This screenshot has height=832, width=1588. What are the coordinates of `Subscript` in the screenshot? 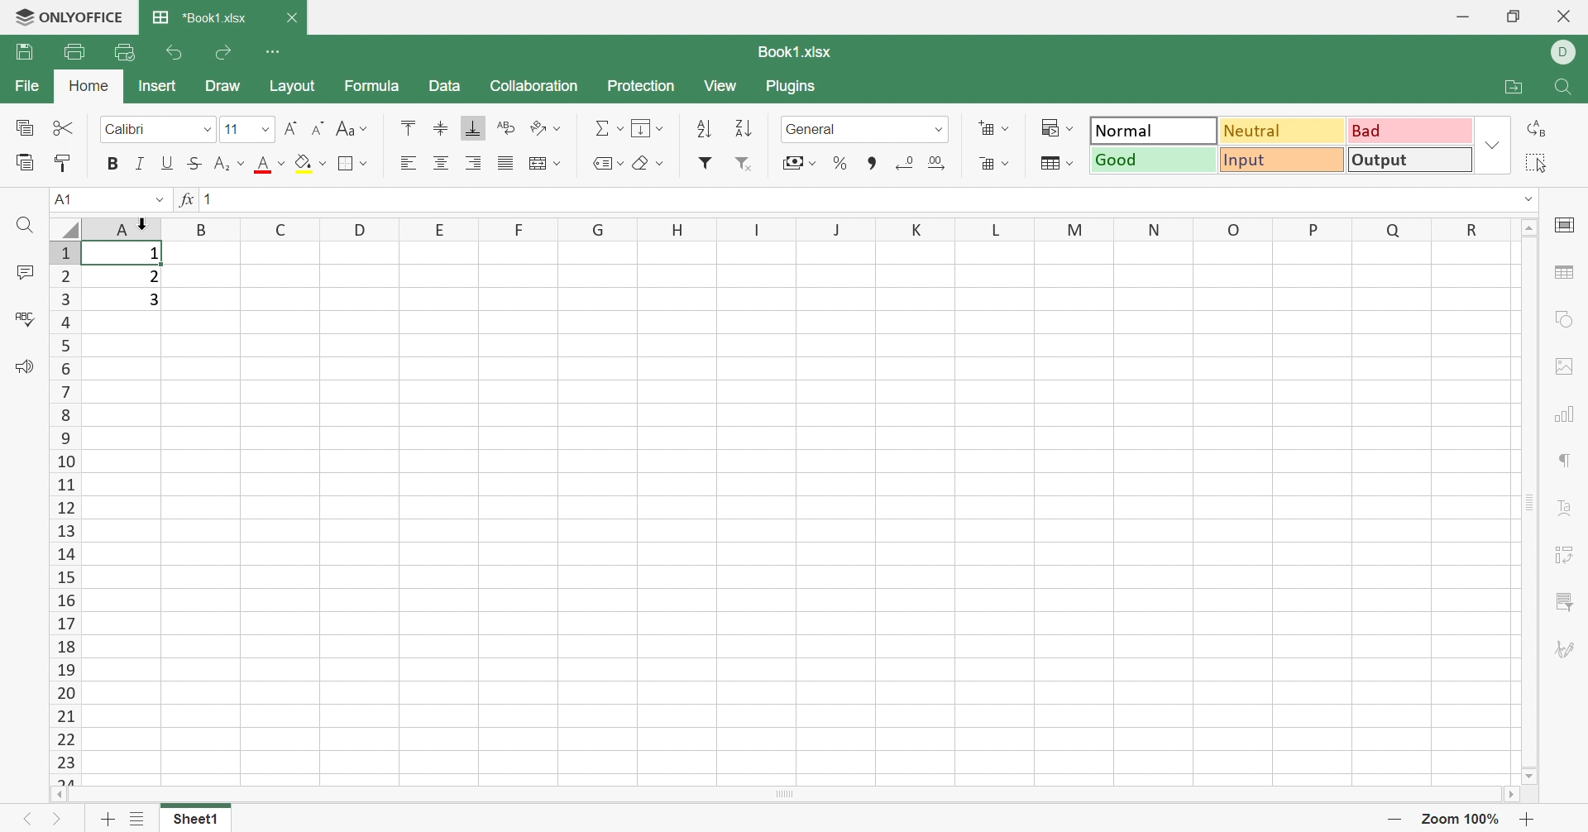 It's located at (228, 164).